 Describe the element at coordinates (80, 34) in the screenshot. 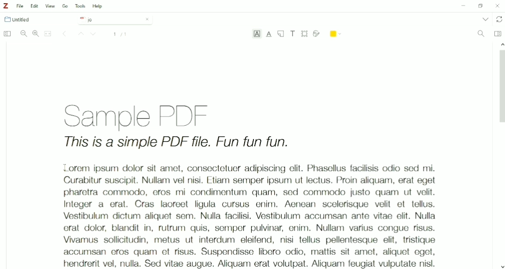

I see `Up` at that location.